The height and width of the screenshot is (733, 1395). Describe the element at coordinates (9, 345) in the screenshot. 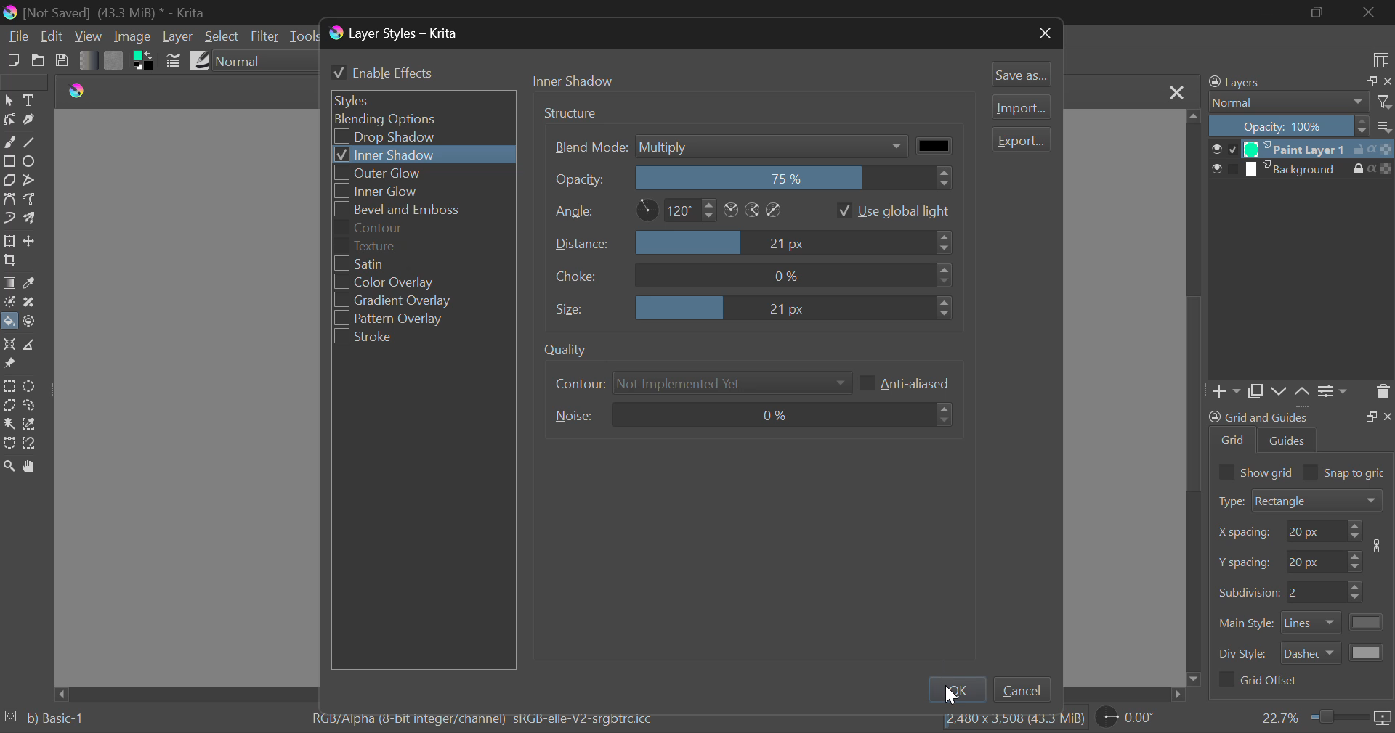

I see `Assistant Tool` at that location.